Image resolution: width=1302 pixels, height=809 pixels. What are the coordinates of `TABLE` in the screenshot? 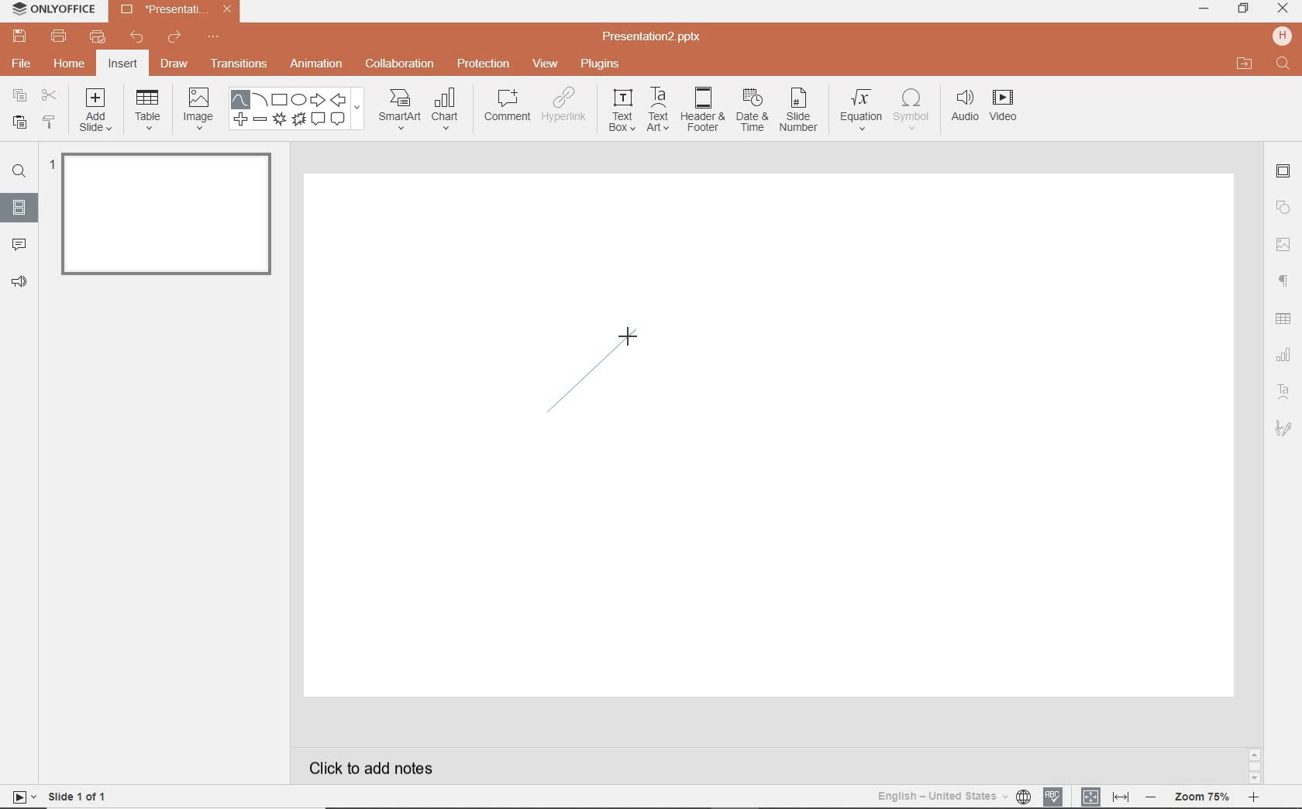 It's located at (148, 111).